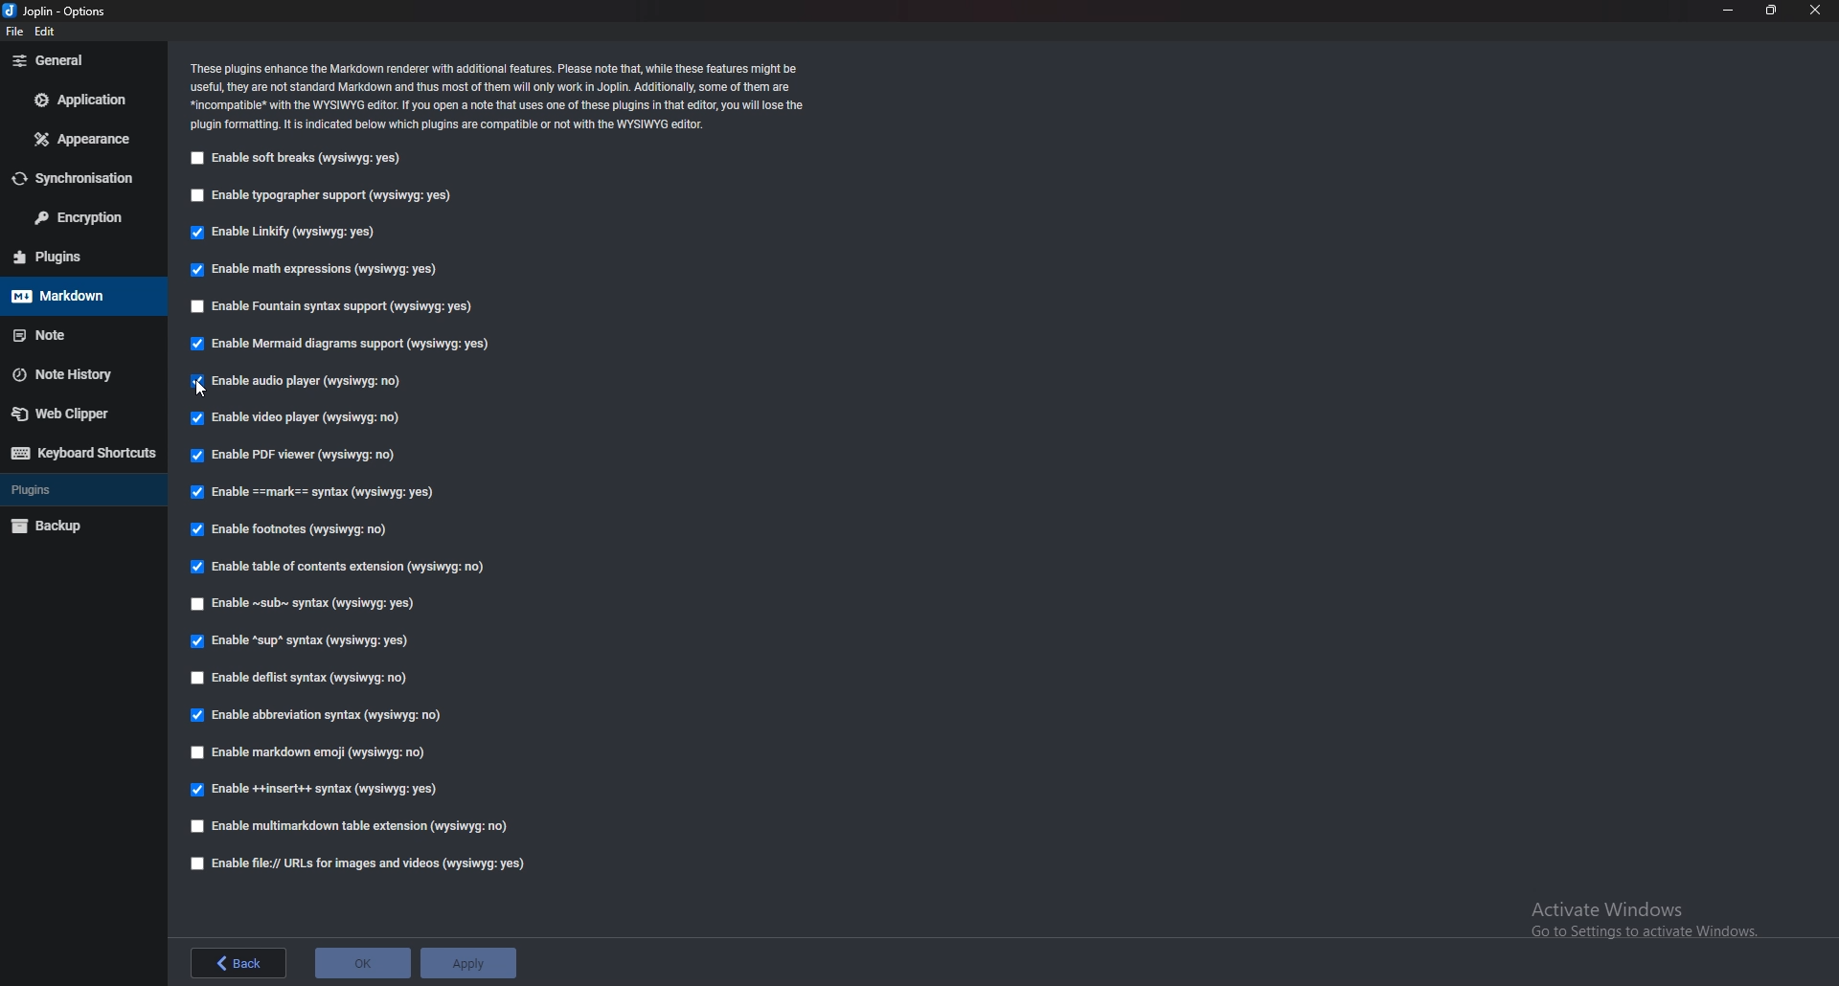 The height and width of the screenshot is (986, 1839). What do you see at coordinates (318, 790) in the screenshot?
I see `enable insert syntax` at bounding box center [318, 790].